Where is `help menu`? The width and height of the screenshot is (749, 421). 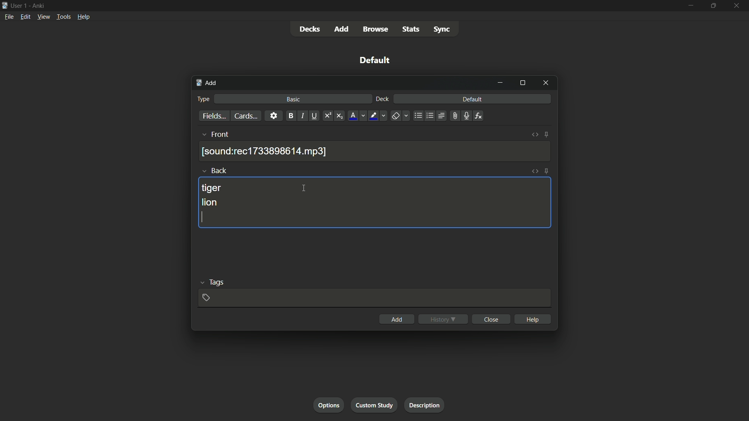
help menu is located at coordinates (83, 17).